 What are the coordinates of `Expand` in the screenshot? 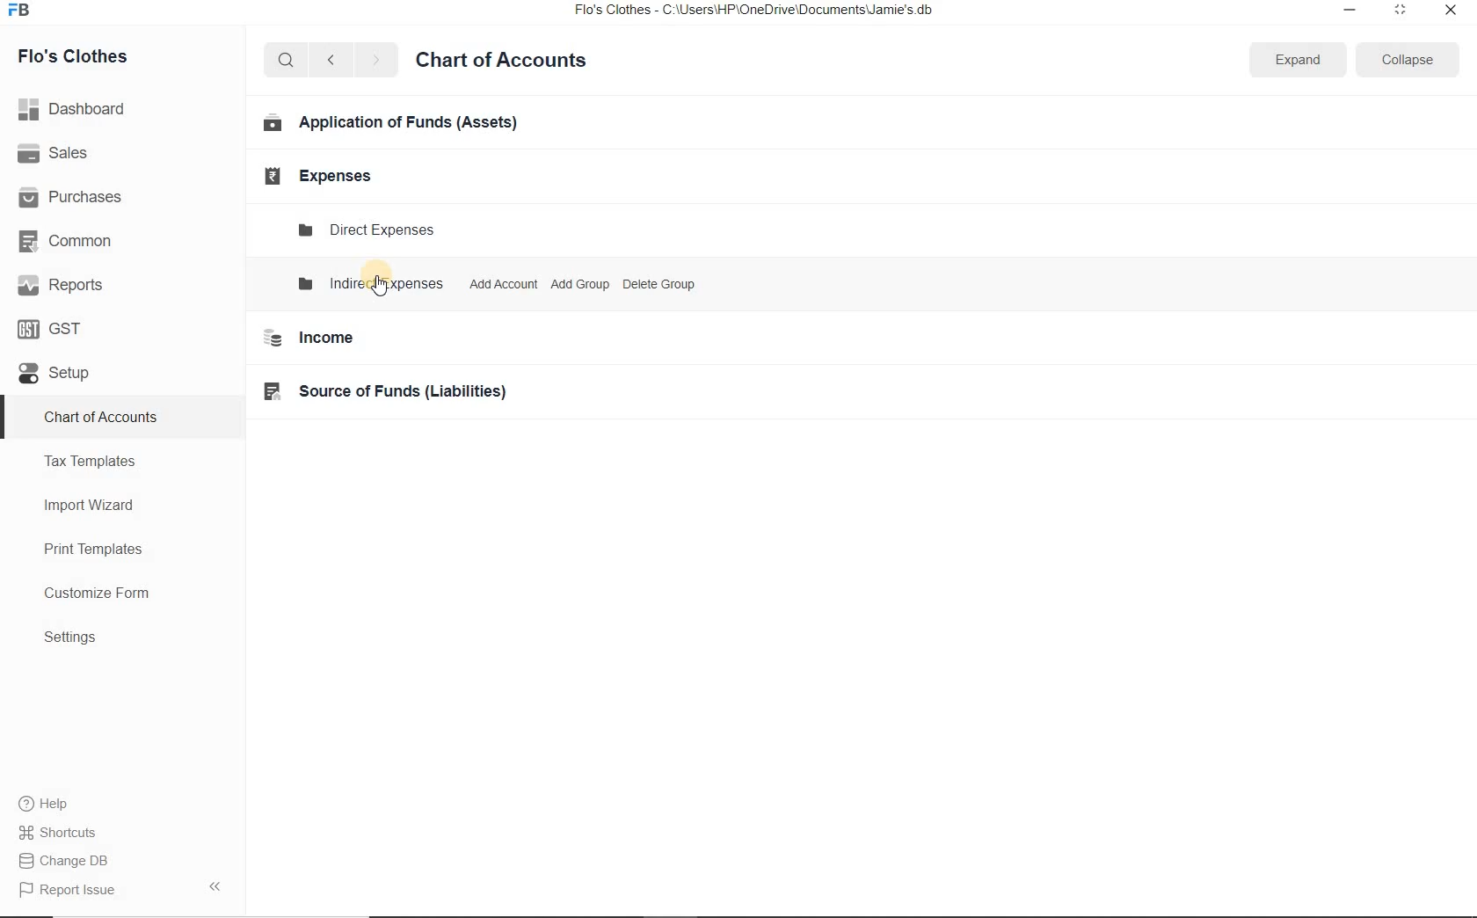 It's located at (1299, 59).